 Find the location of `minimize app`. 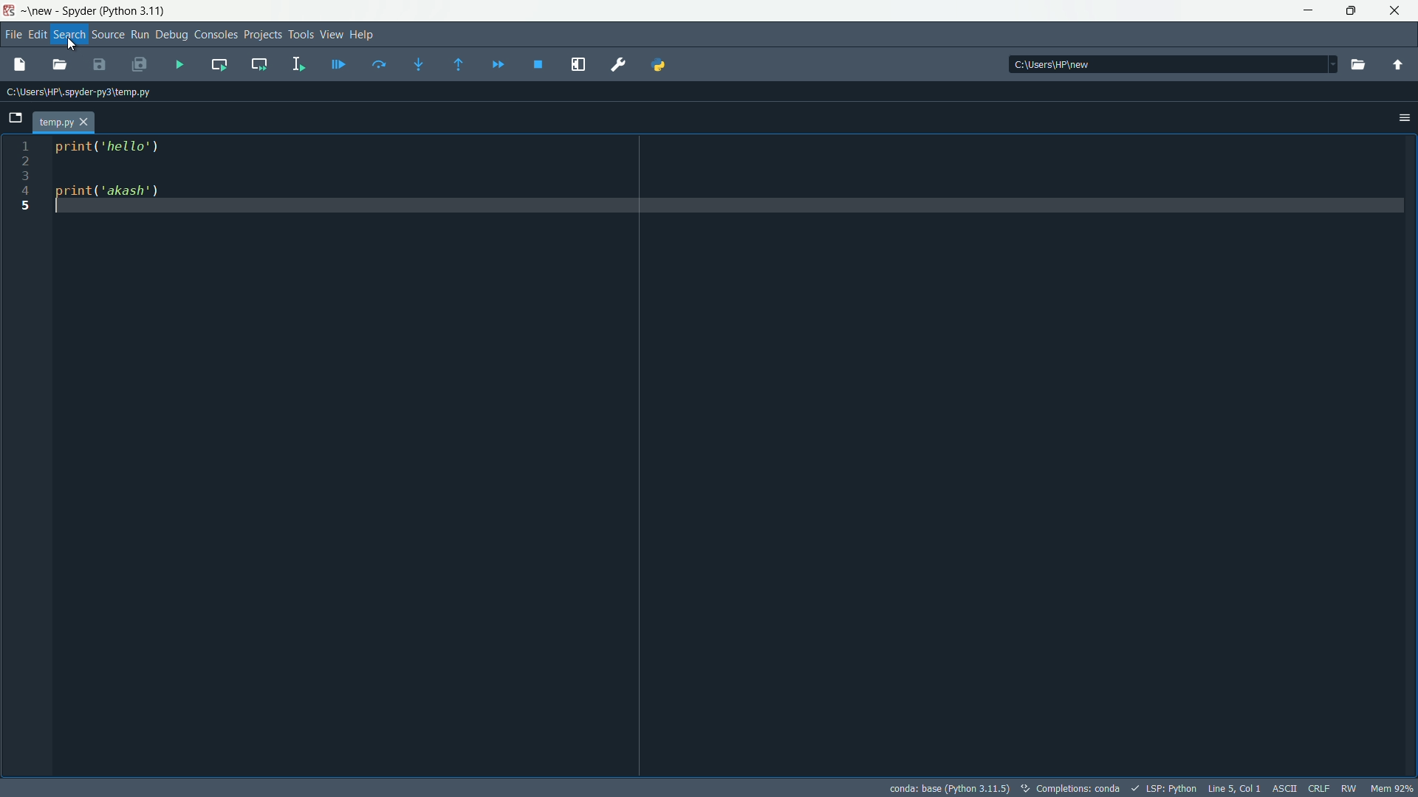

minimize app is located at coordinates (1307, 11).